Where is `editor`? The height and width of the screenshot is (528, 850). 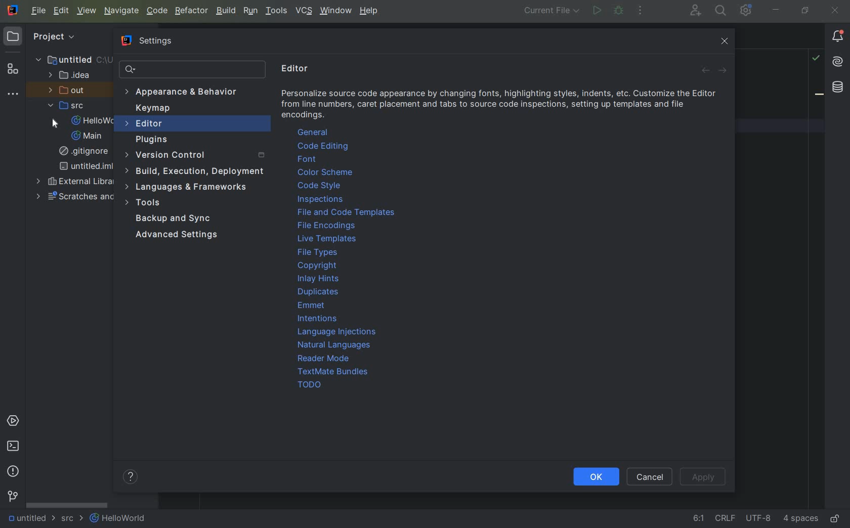 editor is located at coordinates (143, 124).